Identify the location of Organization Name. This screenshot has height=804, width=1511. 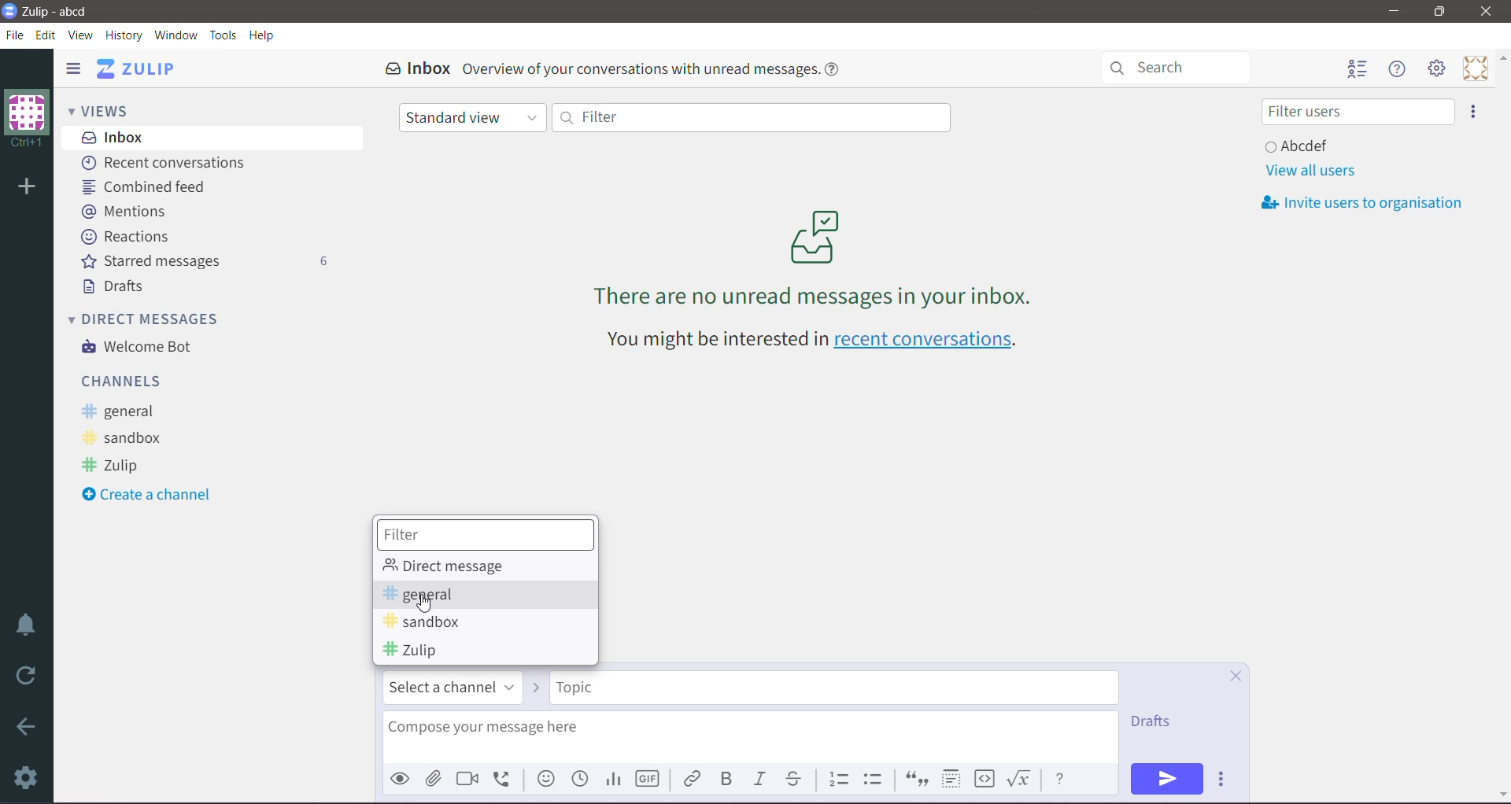
(27, 119).